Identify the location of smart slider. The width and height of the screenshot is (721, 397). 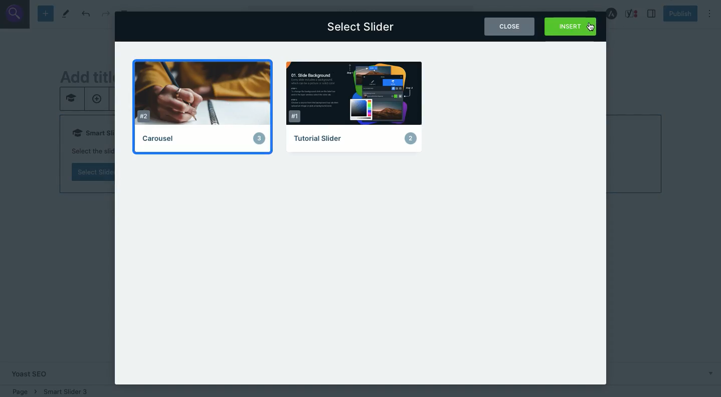
(71, 98).